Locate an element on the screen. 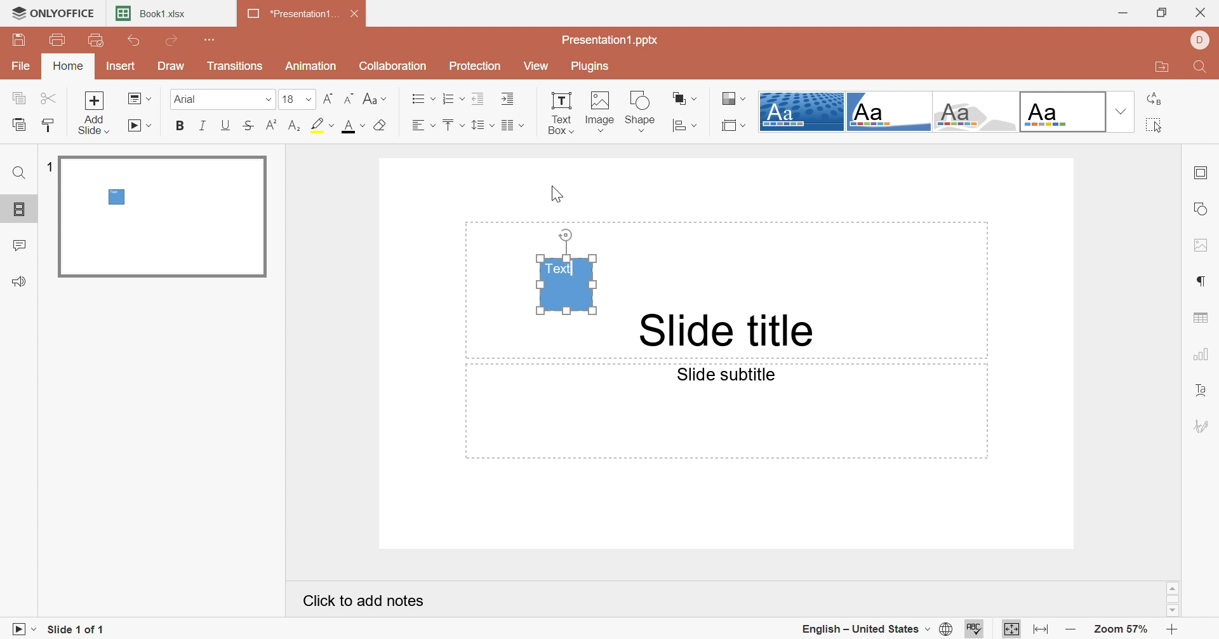  Drop Down is located at coordinates (307, 100).